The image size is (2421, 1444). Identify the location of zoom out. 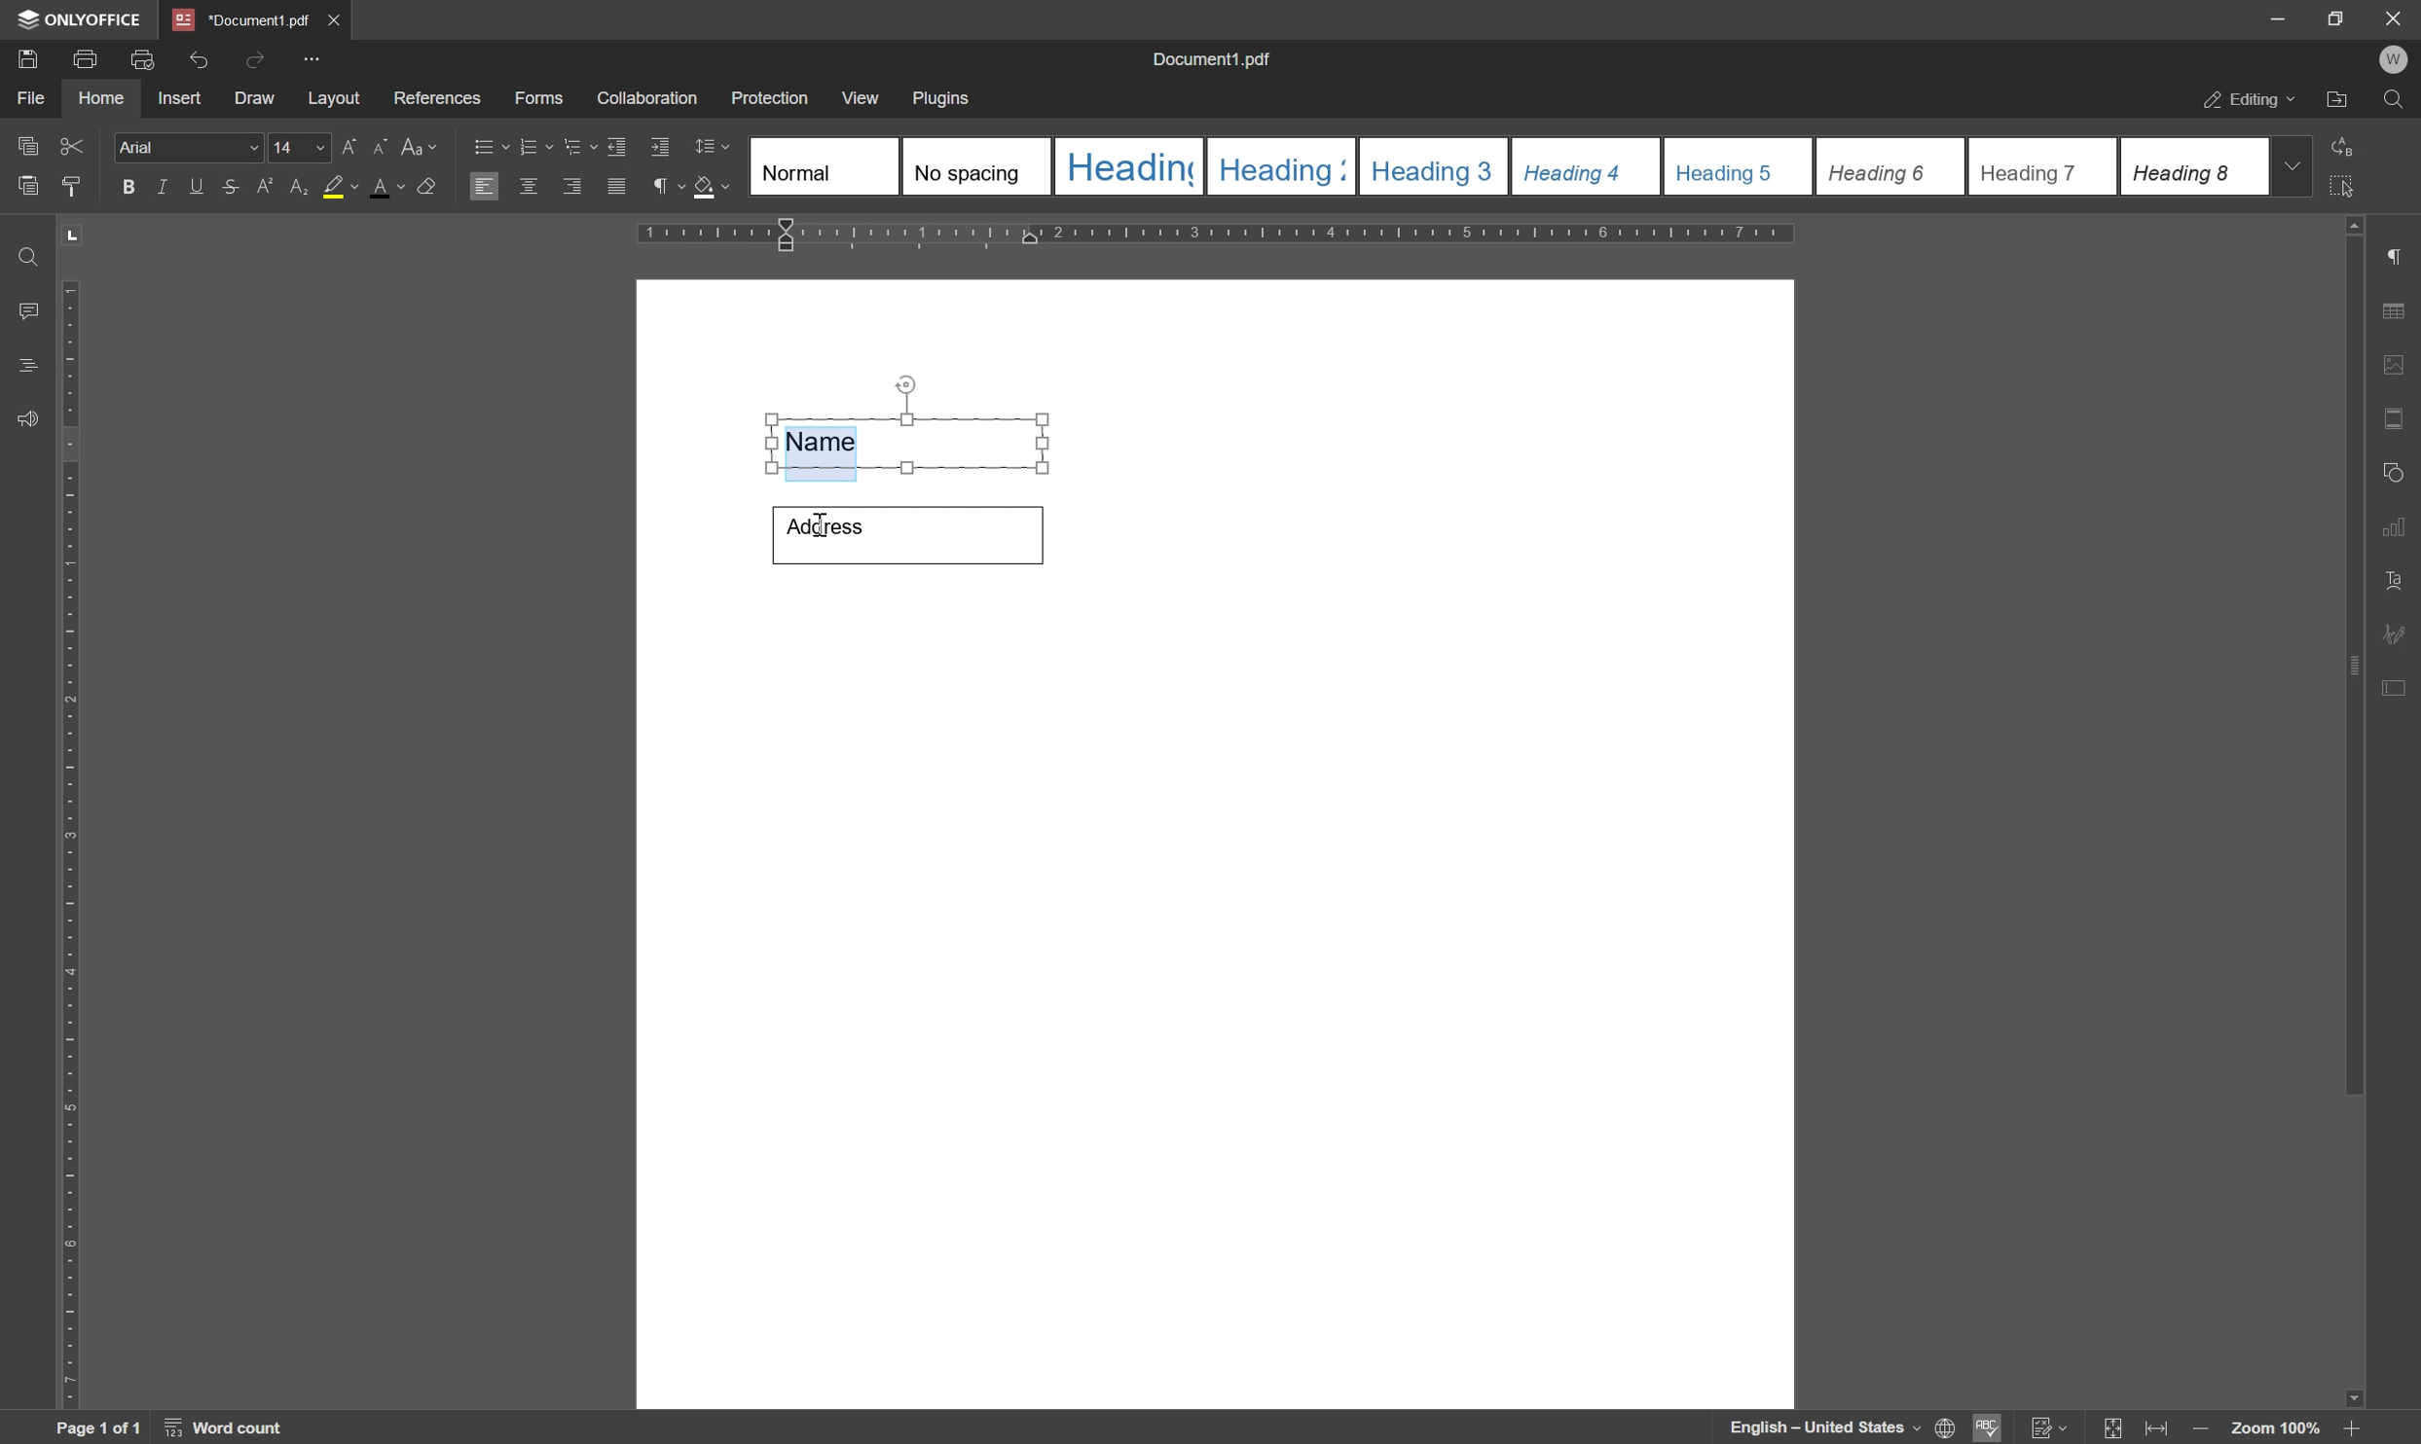
(2205, 1430).